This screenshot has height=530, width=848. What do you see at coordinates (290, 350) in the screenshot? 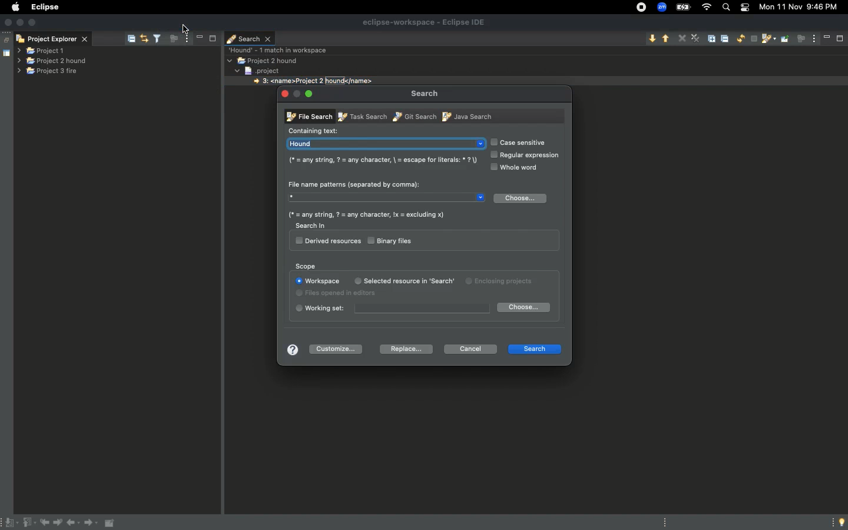
I see `Help` at bounding box center [290, 350].